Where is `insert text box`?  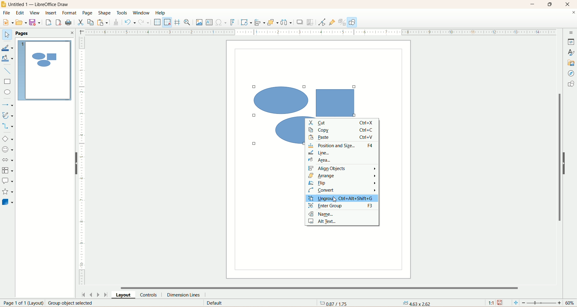 insert text box is located at coordinates (210, 23).